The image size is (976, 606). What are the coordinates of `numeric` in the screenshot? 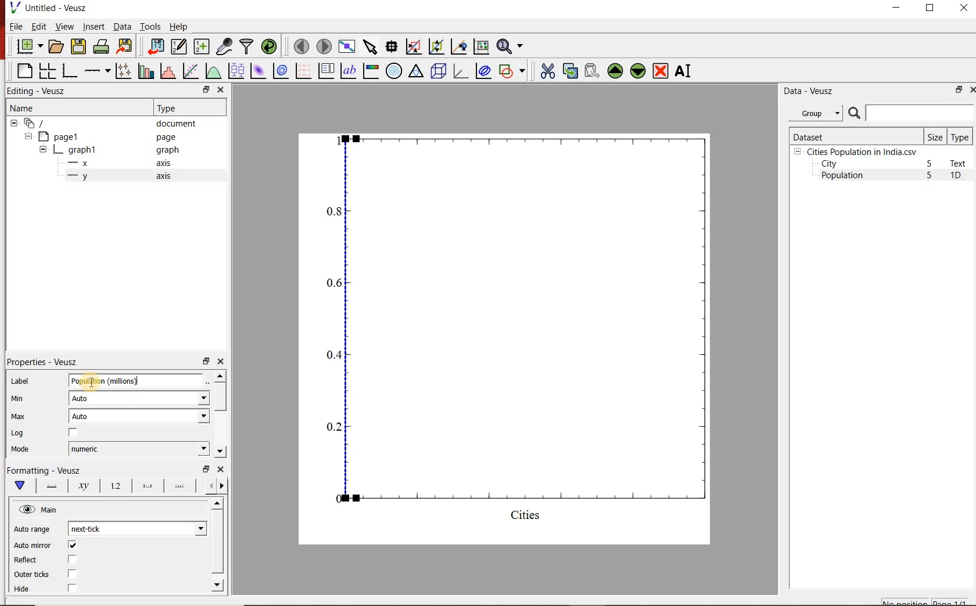 It's located at (138, 449).